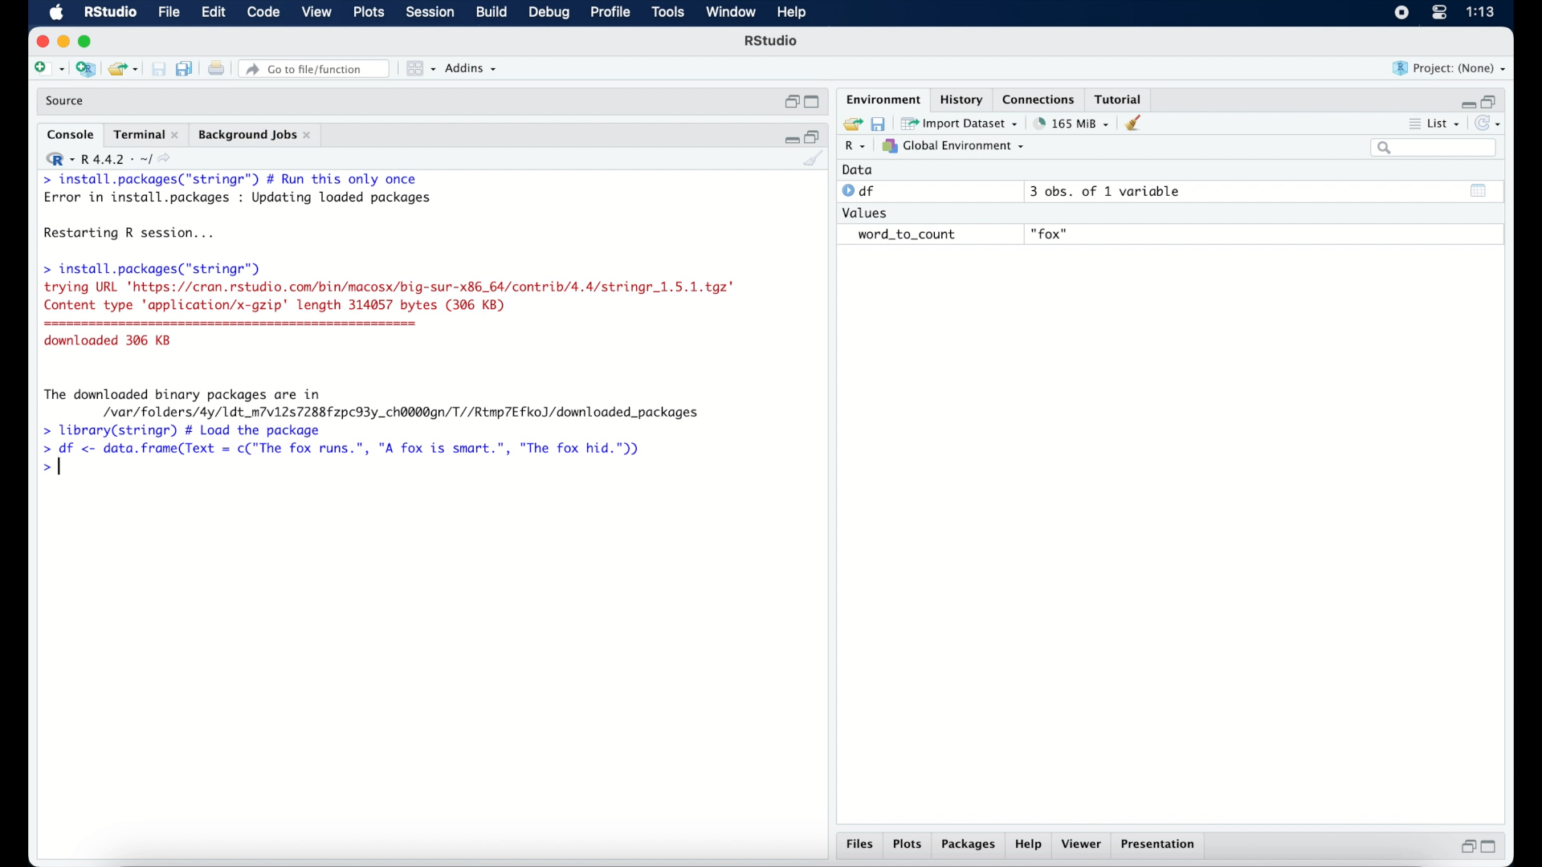 The height and width of the screenshot is (867, 1542). Describe the element at coordinates (814, 136) in the screenshot. I see `restore down` at that location.